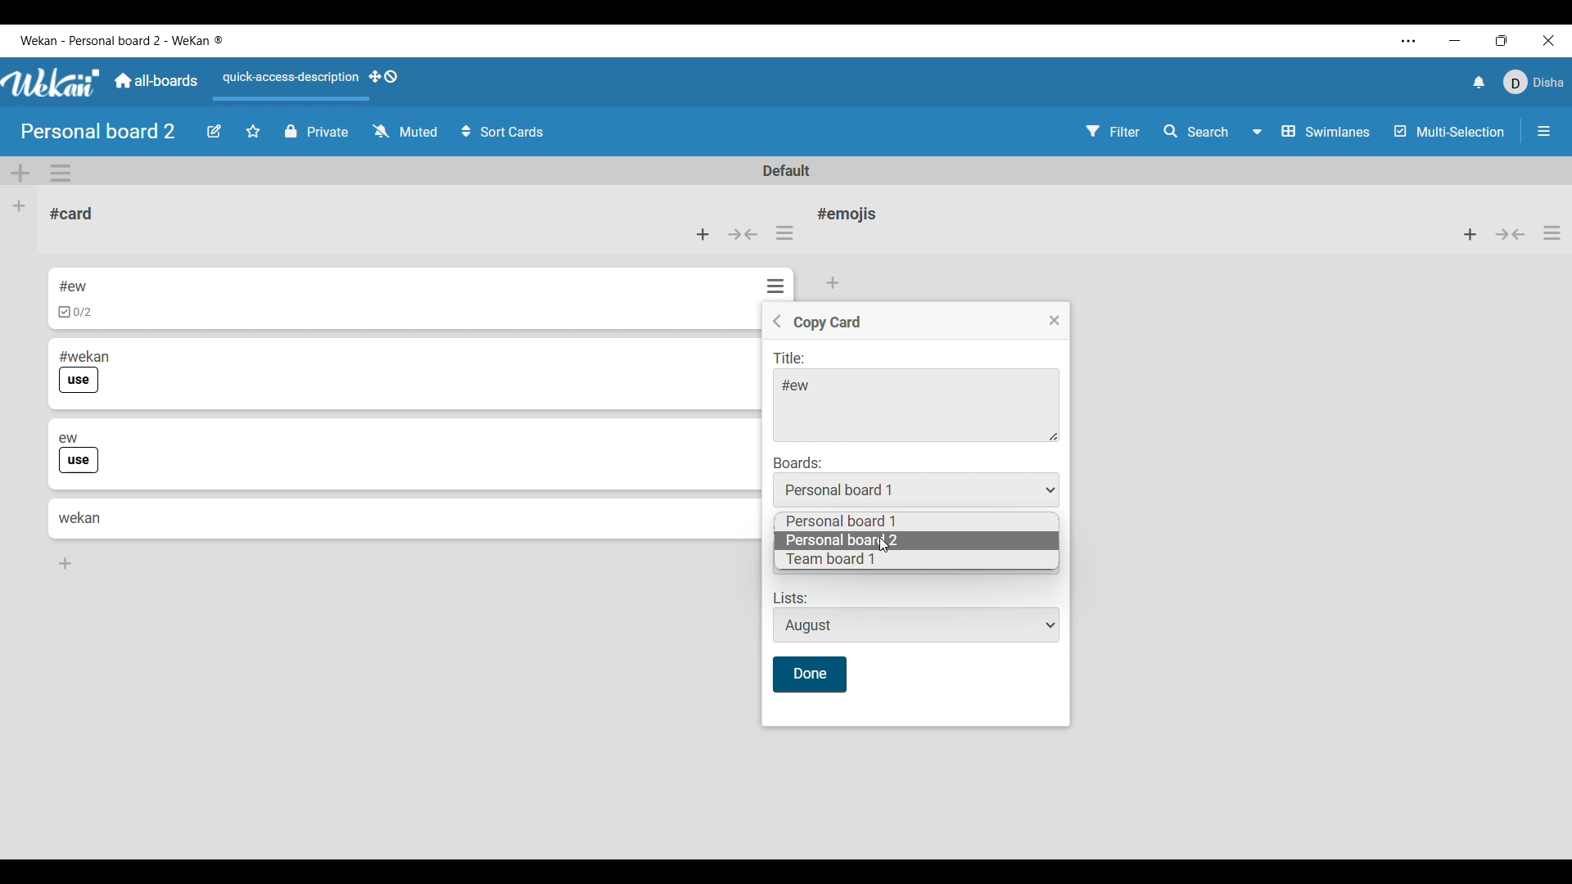 The image size is (1572, 884). Describe the element at coordinates (52, 82) in the screenshot. I see `Software logo` at that location.